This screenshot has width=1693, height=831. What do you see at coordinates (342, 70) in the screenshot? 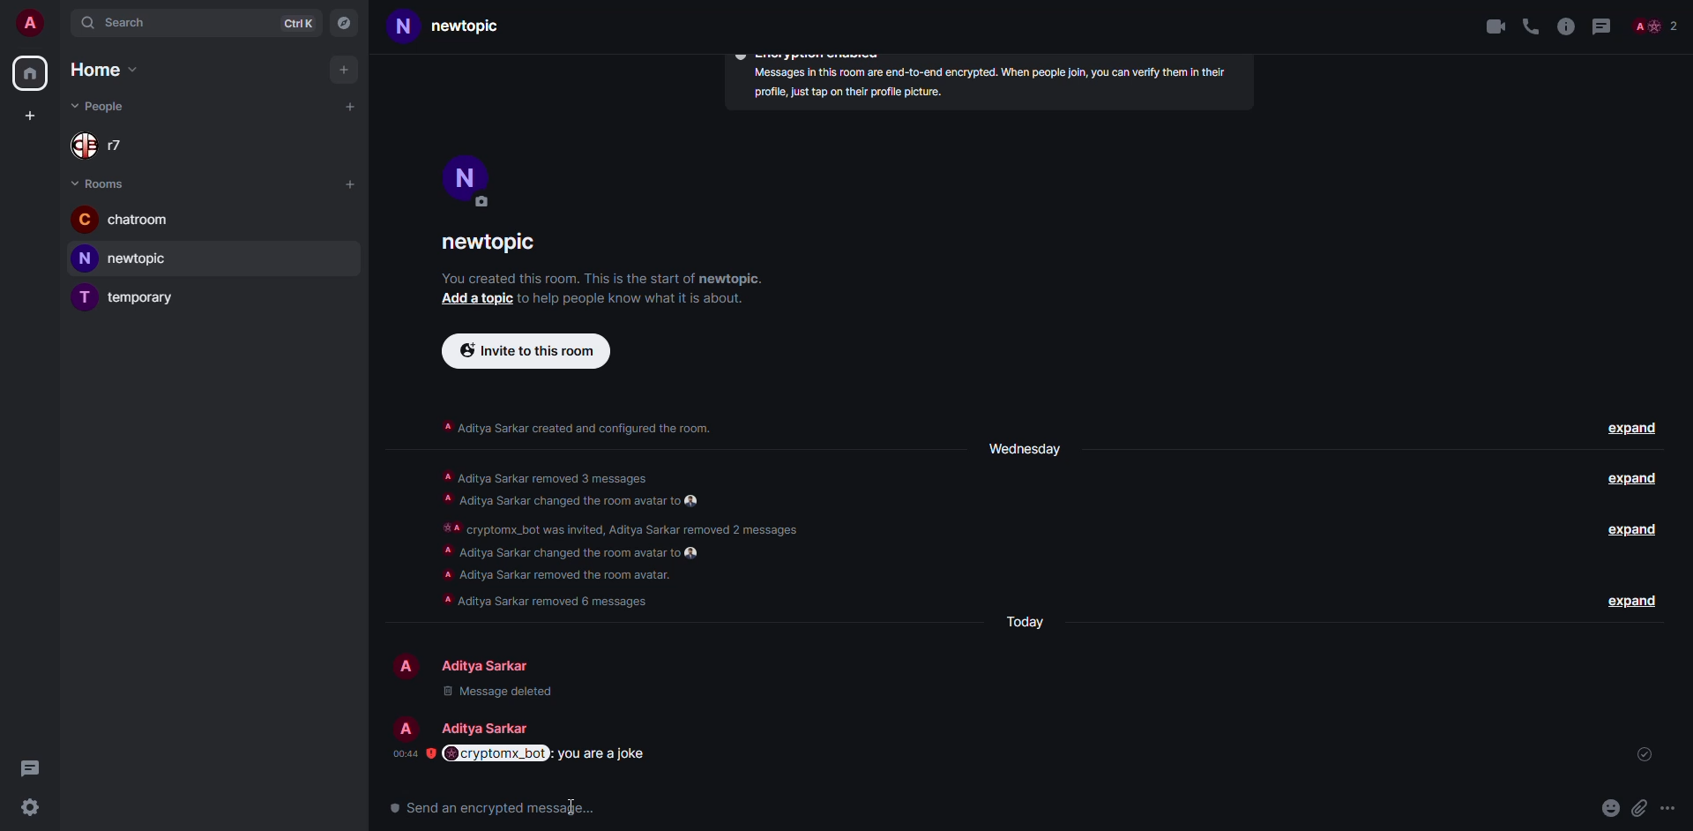
I see `add` at bounding box center [342, 70].